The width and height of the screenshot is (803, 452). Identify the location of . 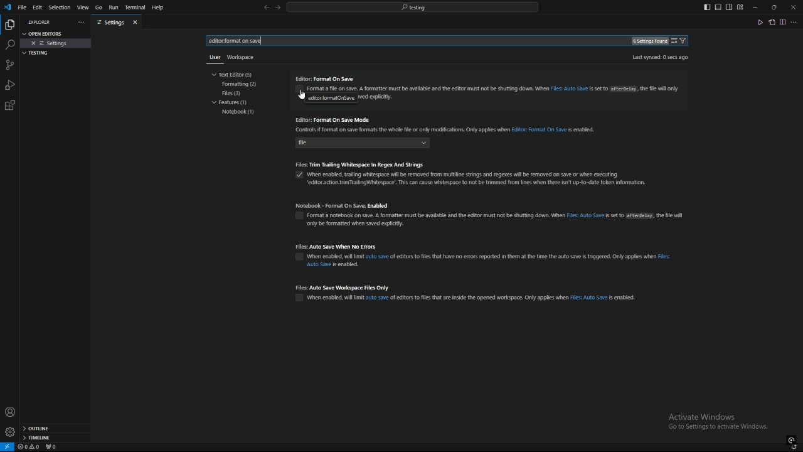
(212, 60).